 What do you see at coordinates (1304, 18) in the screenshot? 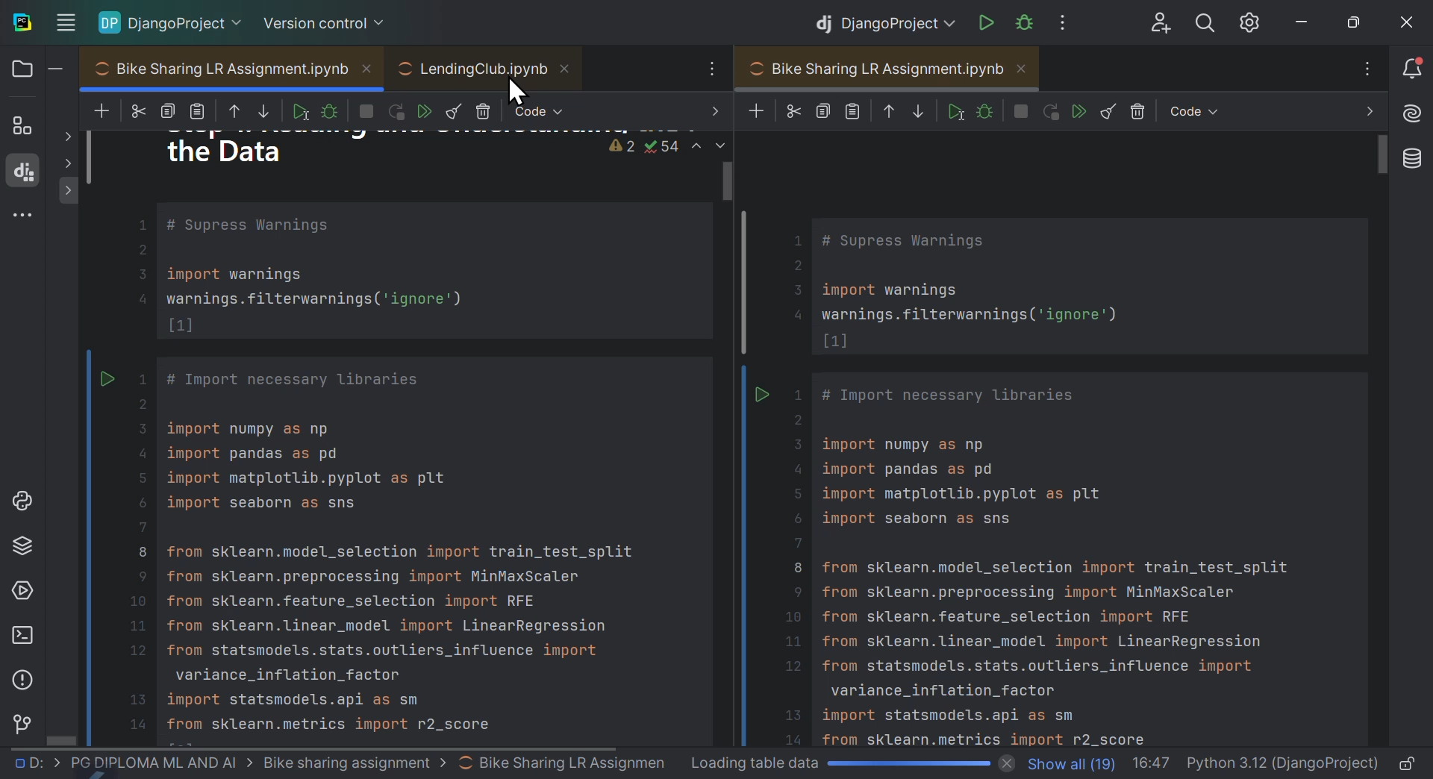
I see `minimise` at bounding box center [1304, 18].